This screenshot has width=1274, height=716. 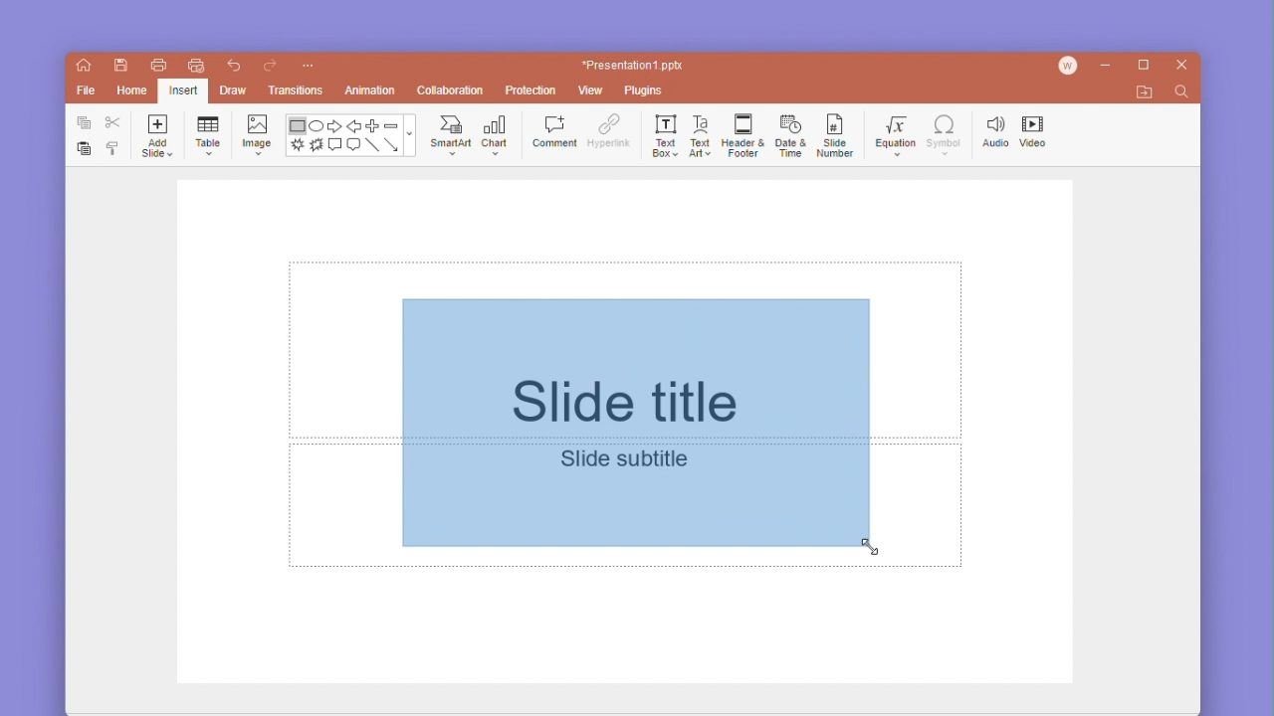 What do you see at coordinates (232, 65) in the screenshot?
I see `undo` at bounding box center [232, 65].